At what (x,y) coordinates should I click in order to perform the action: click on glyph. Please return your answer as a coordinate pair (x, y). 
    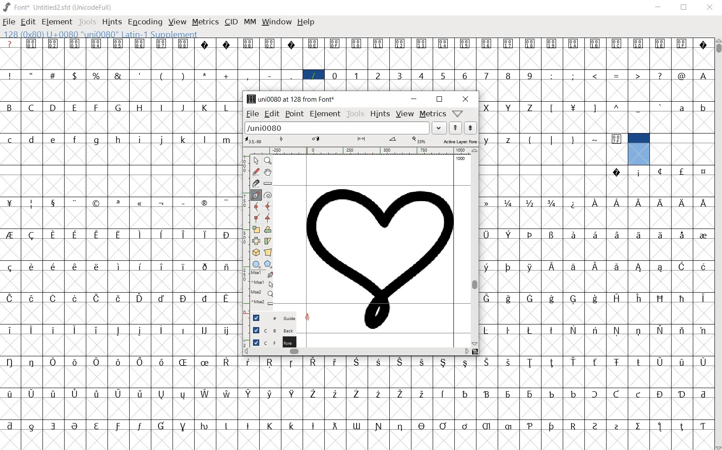
    Looking at the image, I should click on (161, 362).